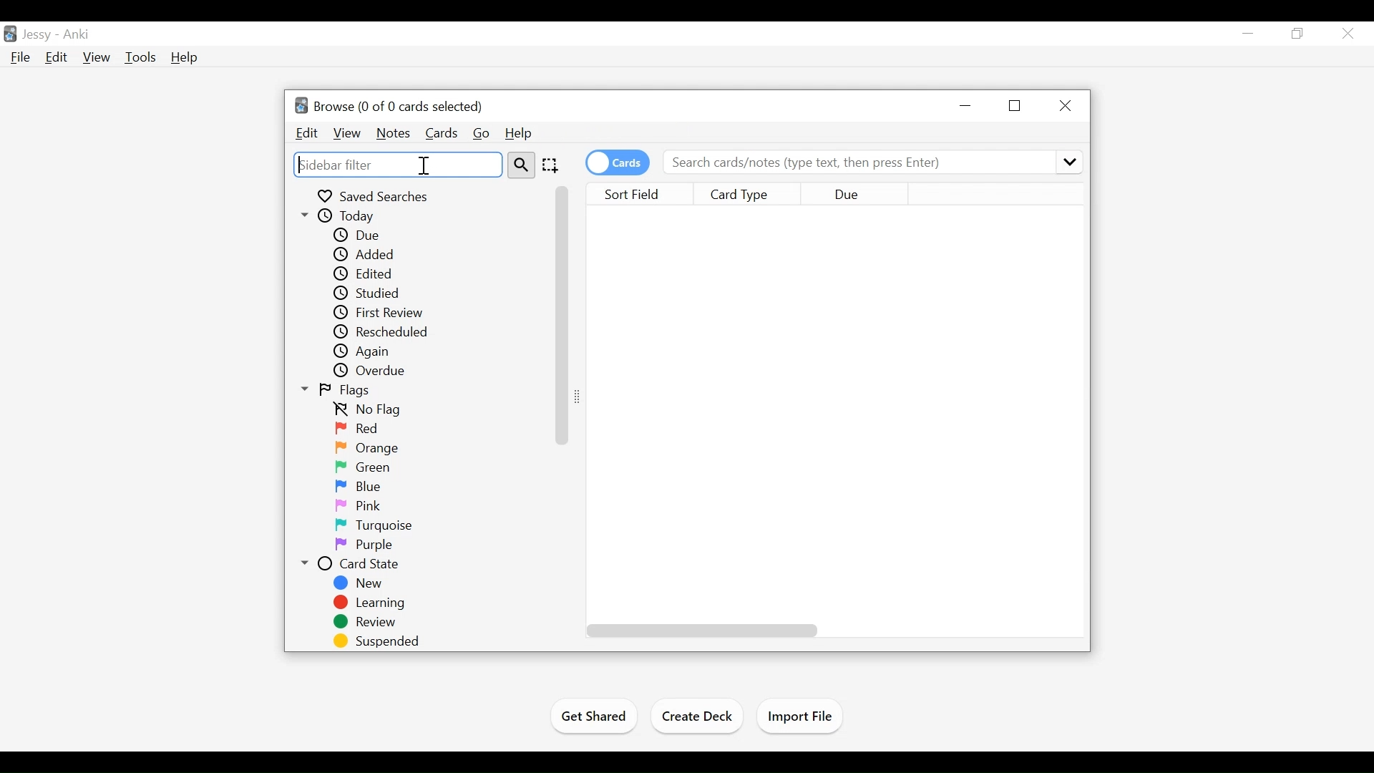  Describe the element at coordinates (1350, 34) in the screenshot. I see `Close` at that location.